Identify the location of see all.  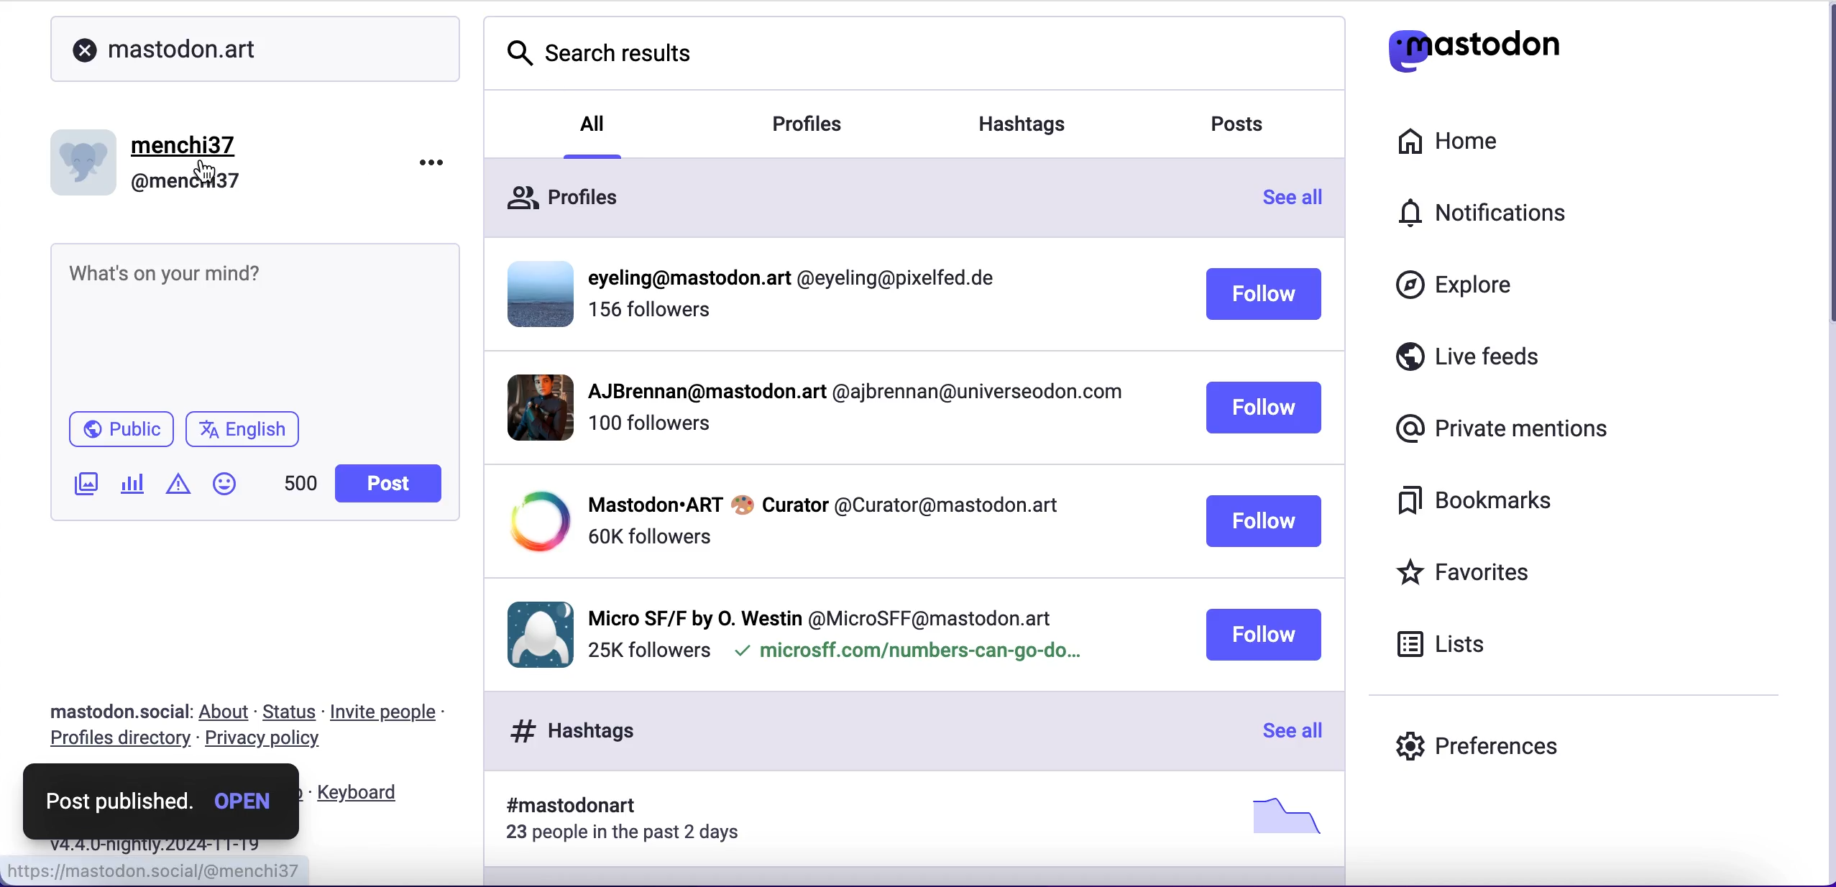
(1285, 195).